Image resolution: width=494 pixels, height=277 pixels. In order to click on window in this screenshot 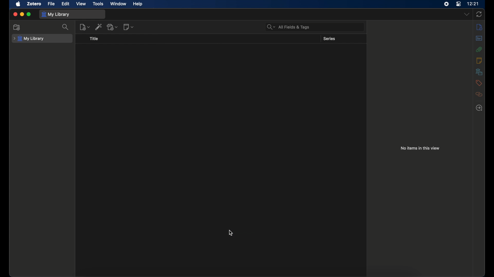, I will do `click(118, 4)`.